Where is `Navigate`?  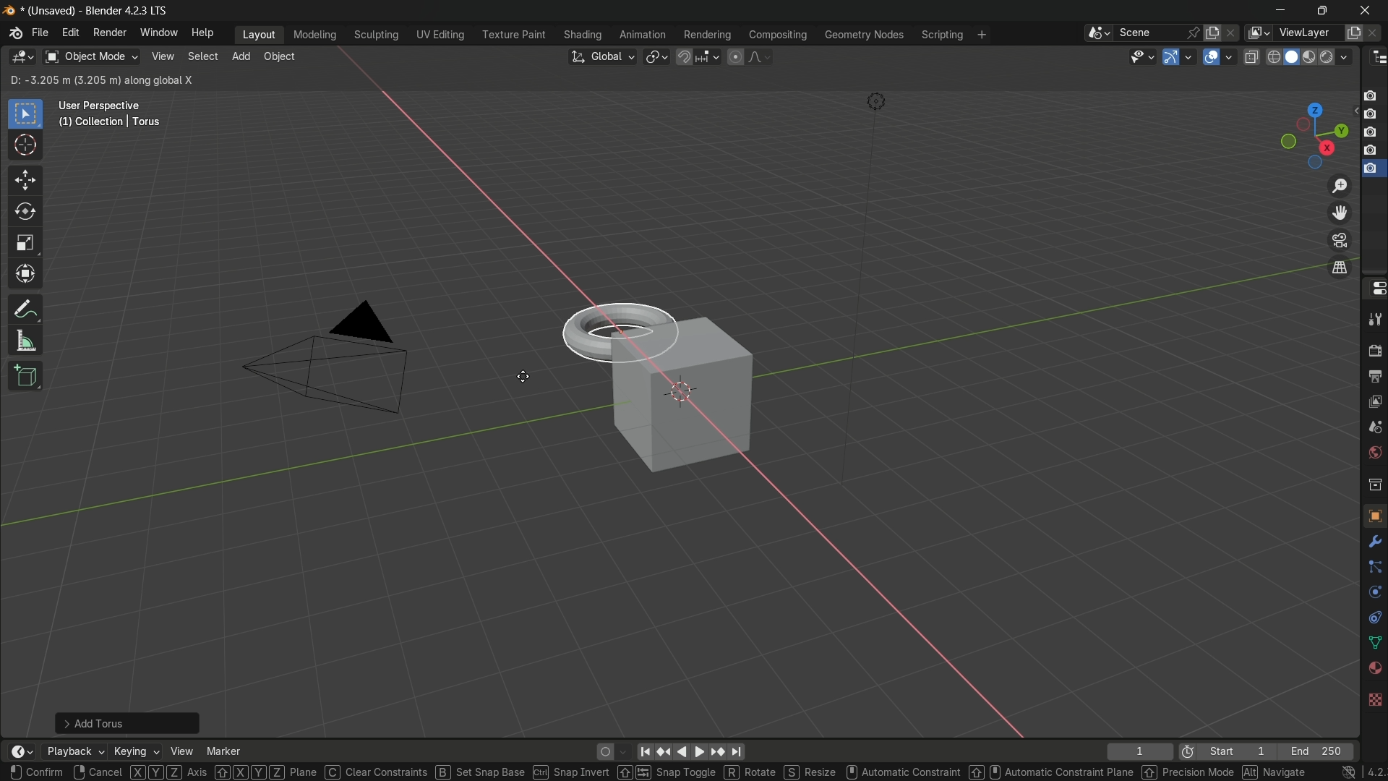
Navigate is located at coordinates (1275, 772).